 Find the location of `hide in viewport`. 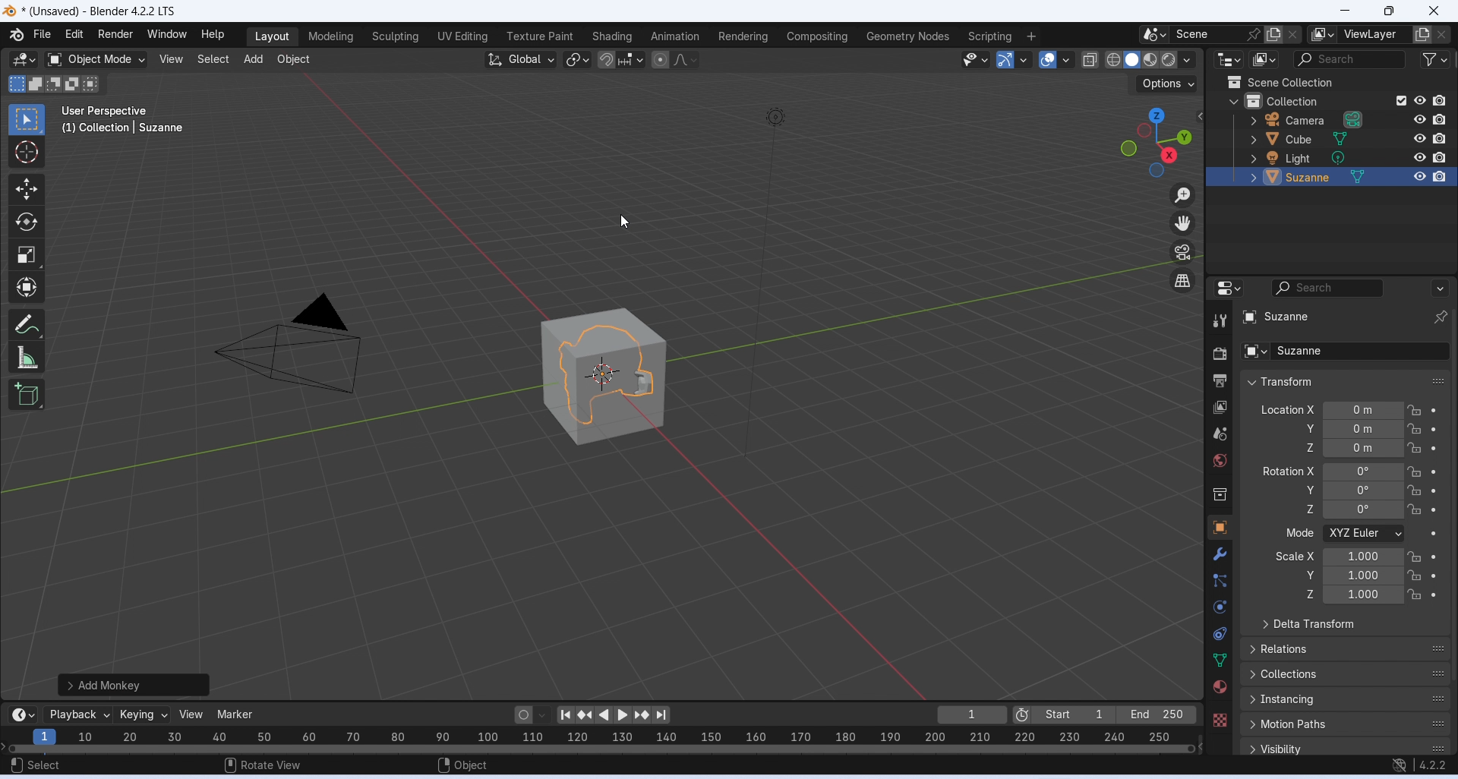

hide in viewport is located at coordinates (1420, 177).